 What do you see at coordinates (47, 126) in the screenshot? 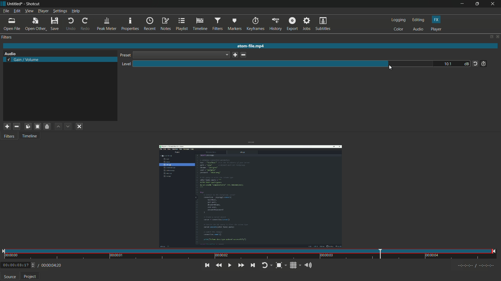
I see `save filter set` at bounding box center [47, 126].